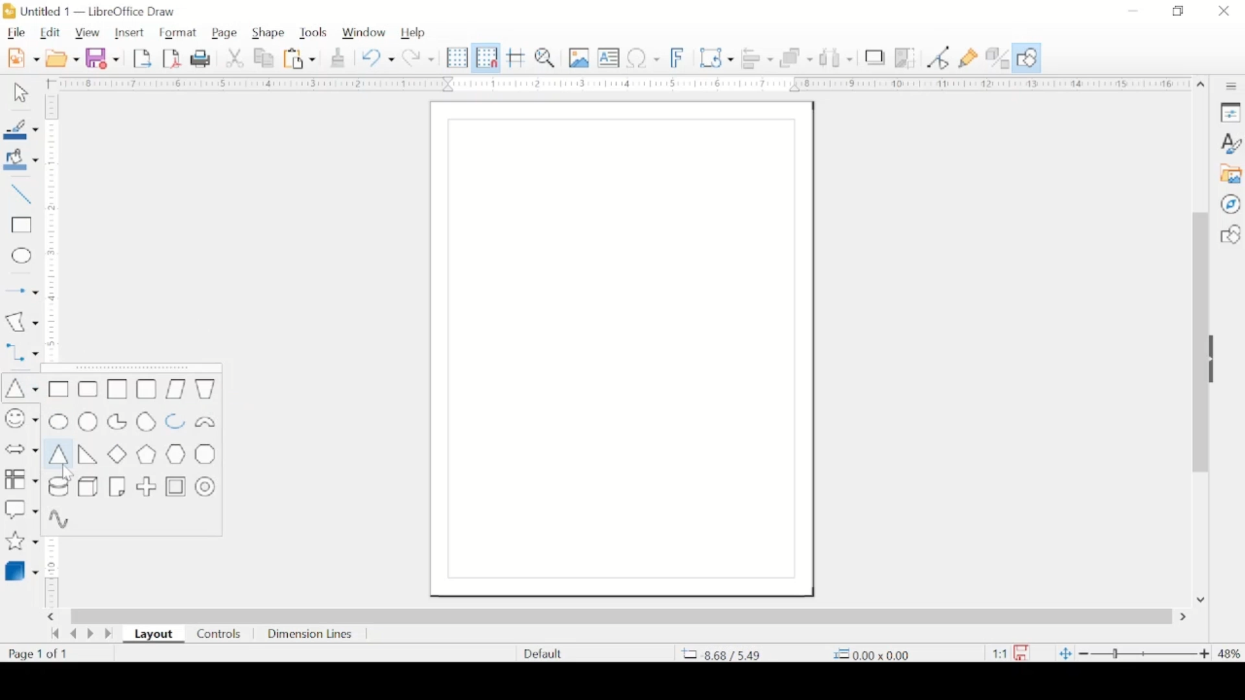 Image resolution: width=1245 pixels, height=700 pixels. What do you see at coordinates (200, 58) in the screenshot?
I see `print` at bounding box center [200, 58].